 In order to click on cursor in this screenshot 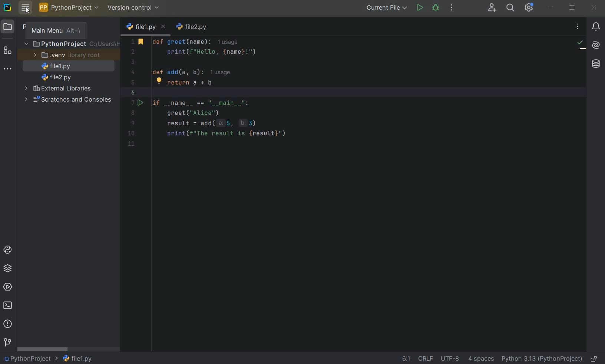, I will do `click(28, 10)`.